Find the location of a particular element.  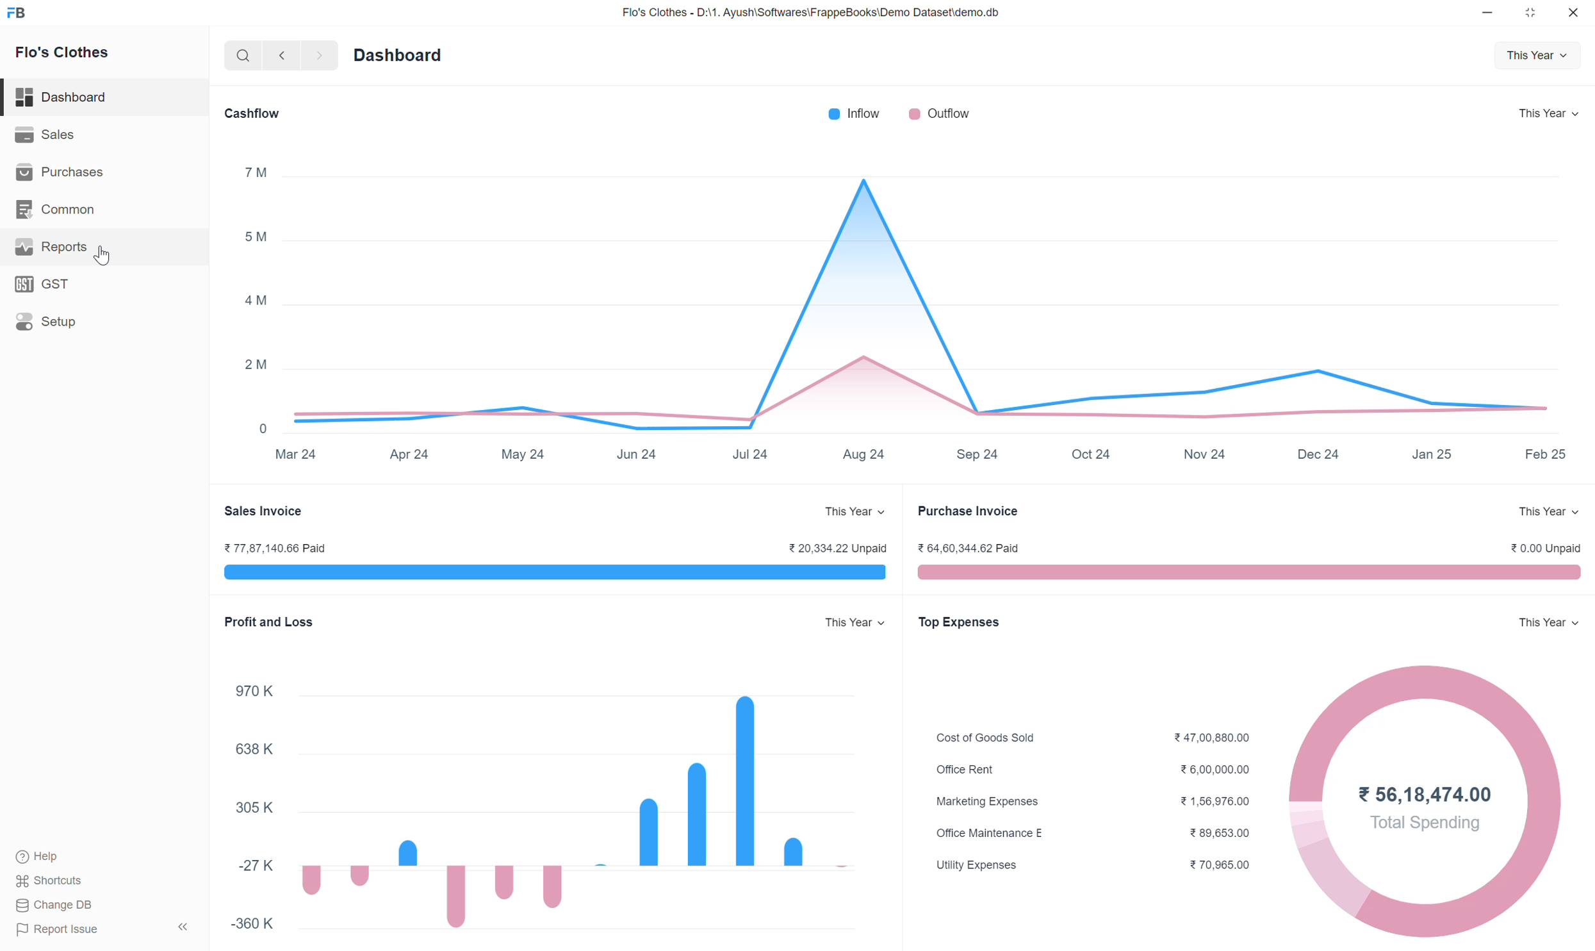

Cost of Goods Sold ¥47,00,880.00 is located at coordinates (1092, 738).